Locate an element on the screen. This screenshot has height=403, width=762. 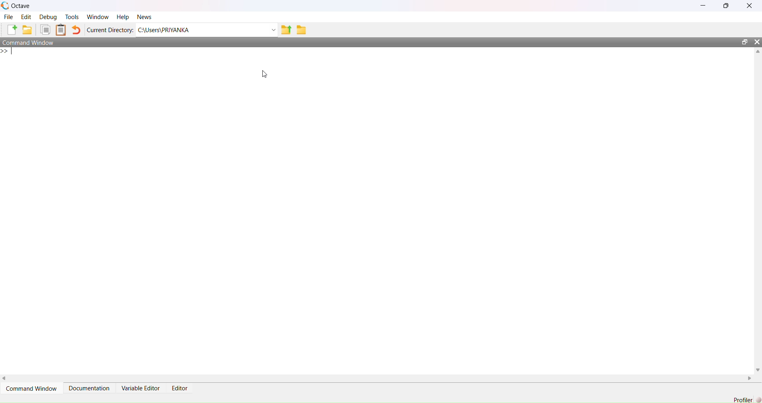
one directory up is located at coordinates (286, 29).